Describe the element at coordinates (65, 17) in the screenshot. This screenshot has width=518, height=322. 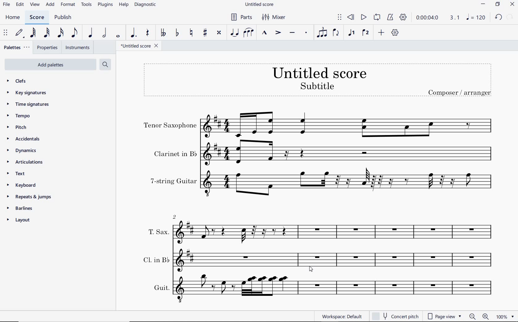
I see `PUBLISH` at that location.